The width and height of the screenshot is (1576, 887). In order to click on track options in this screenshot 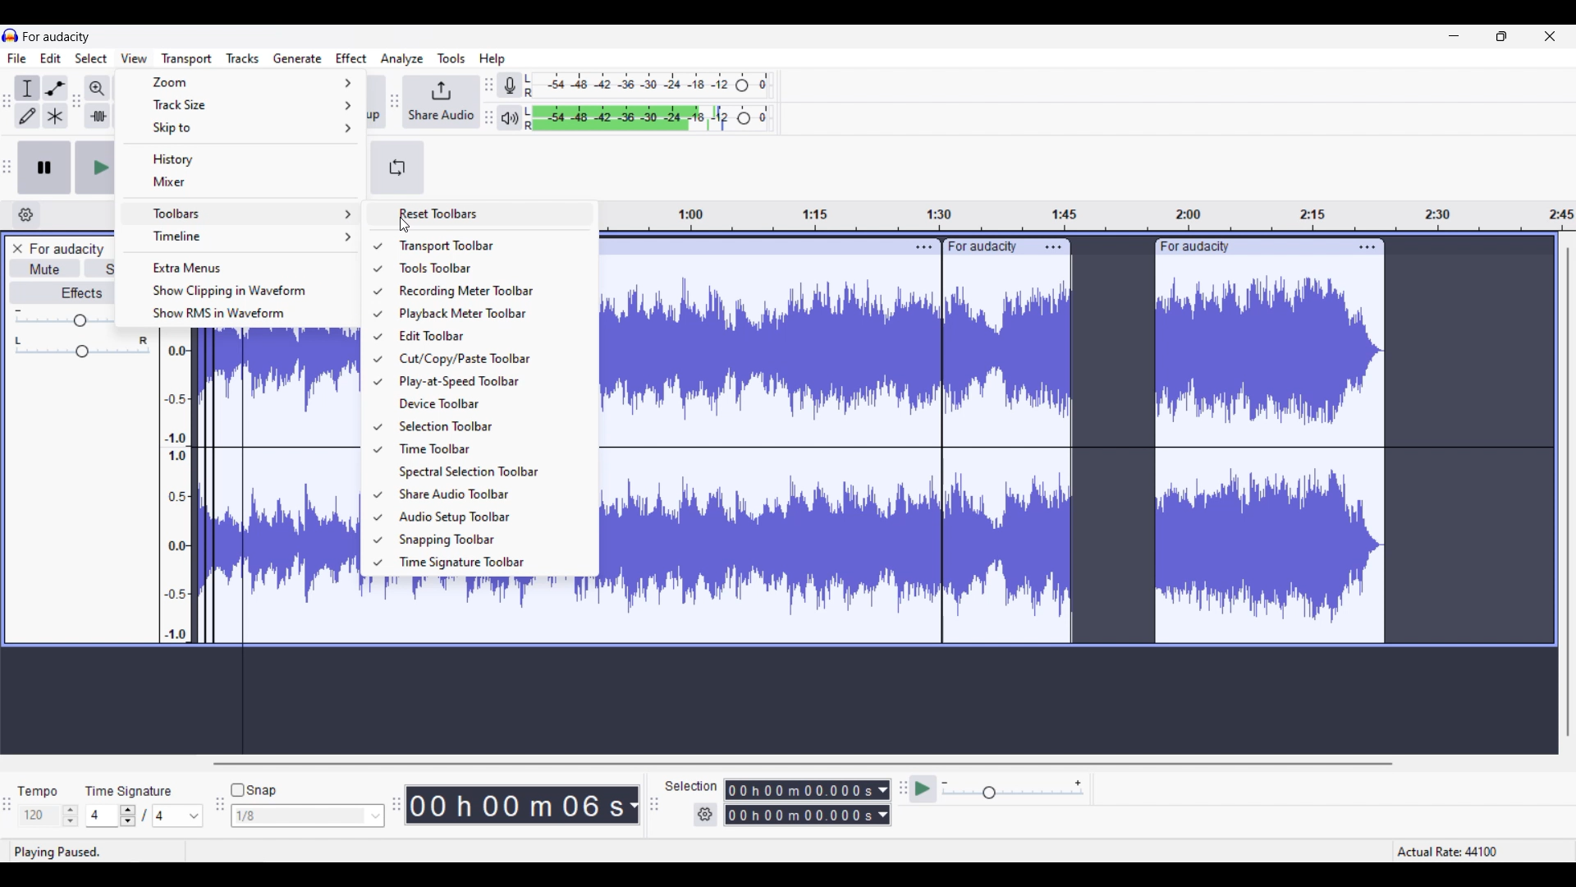, I will do `click(921, 246)`.